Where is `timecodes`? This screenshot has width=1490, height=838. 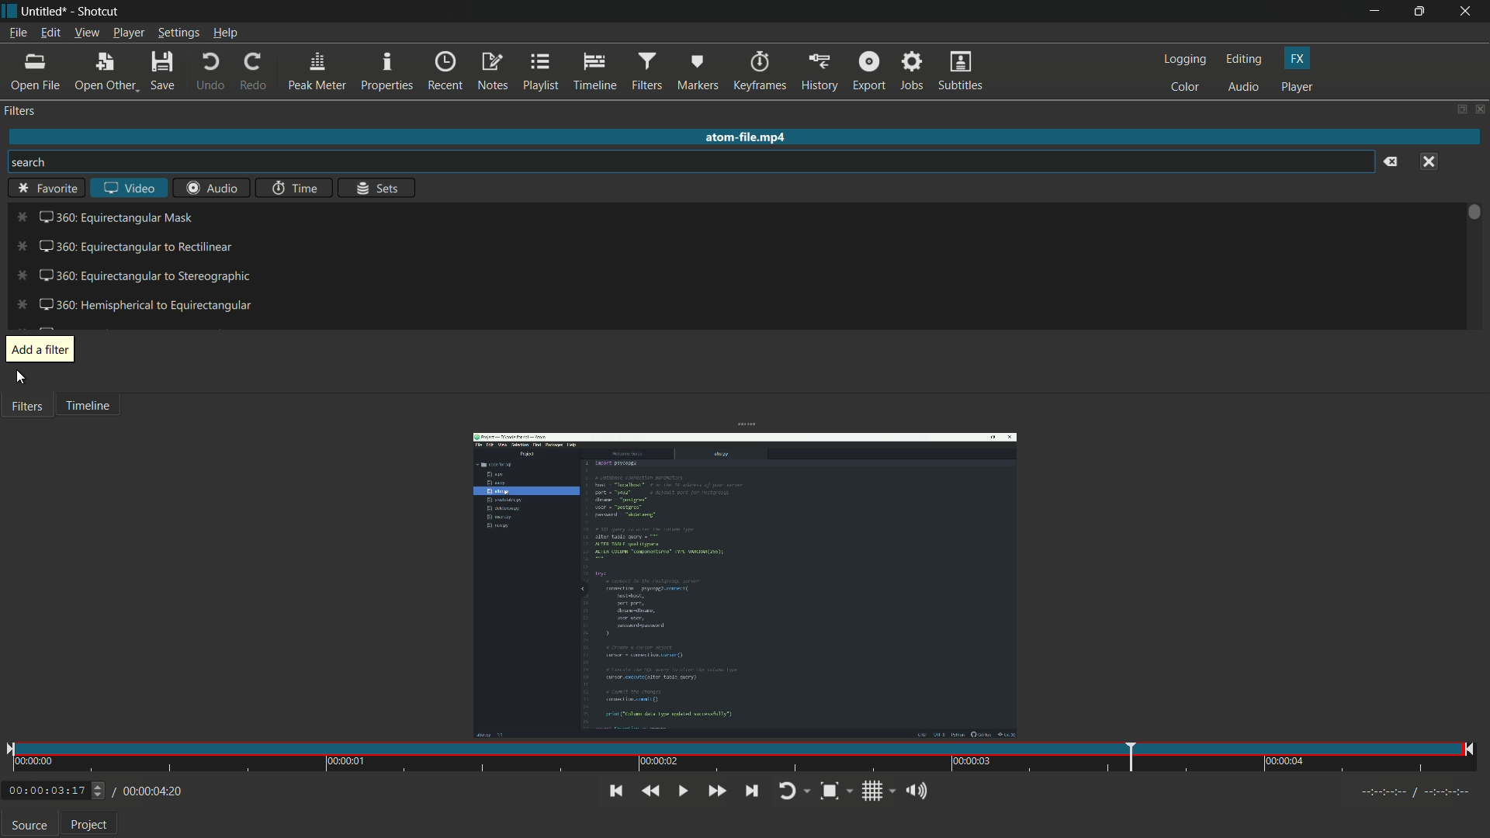 timecodes is located at coordinates (1417, 794).